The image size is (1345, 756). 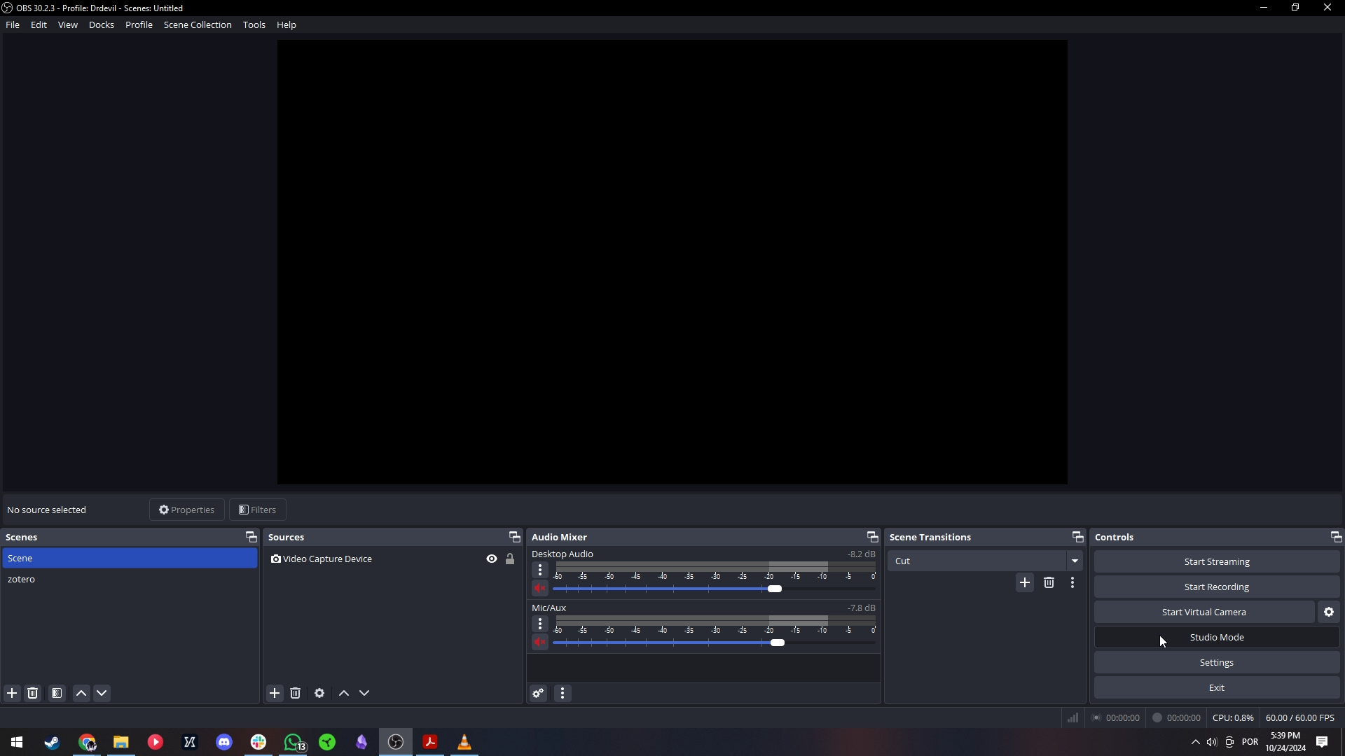 I want to click on whatsapp, so click(x=295, y=741).